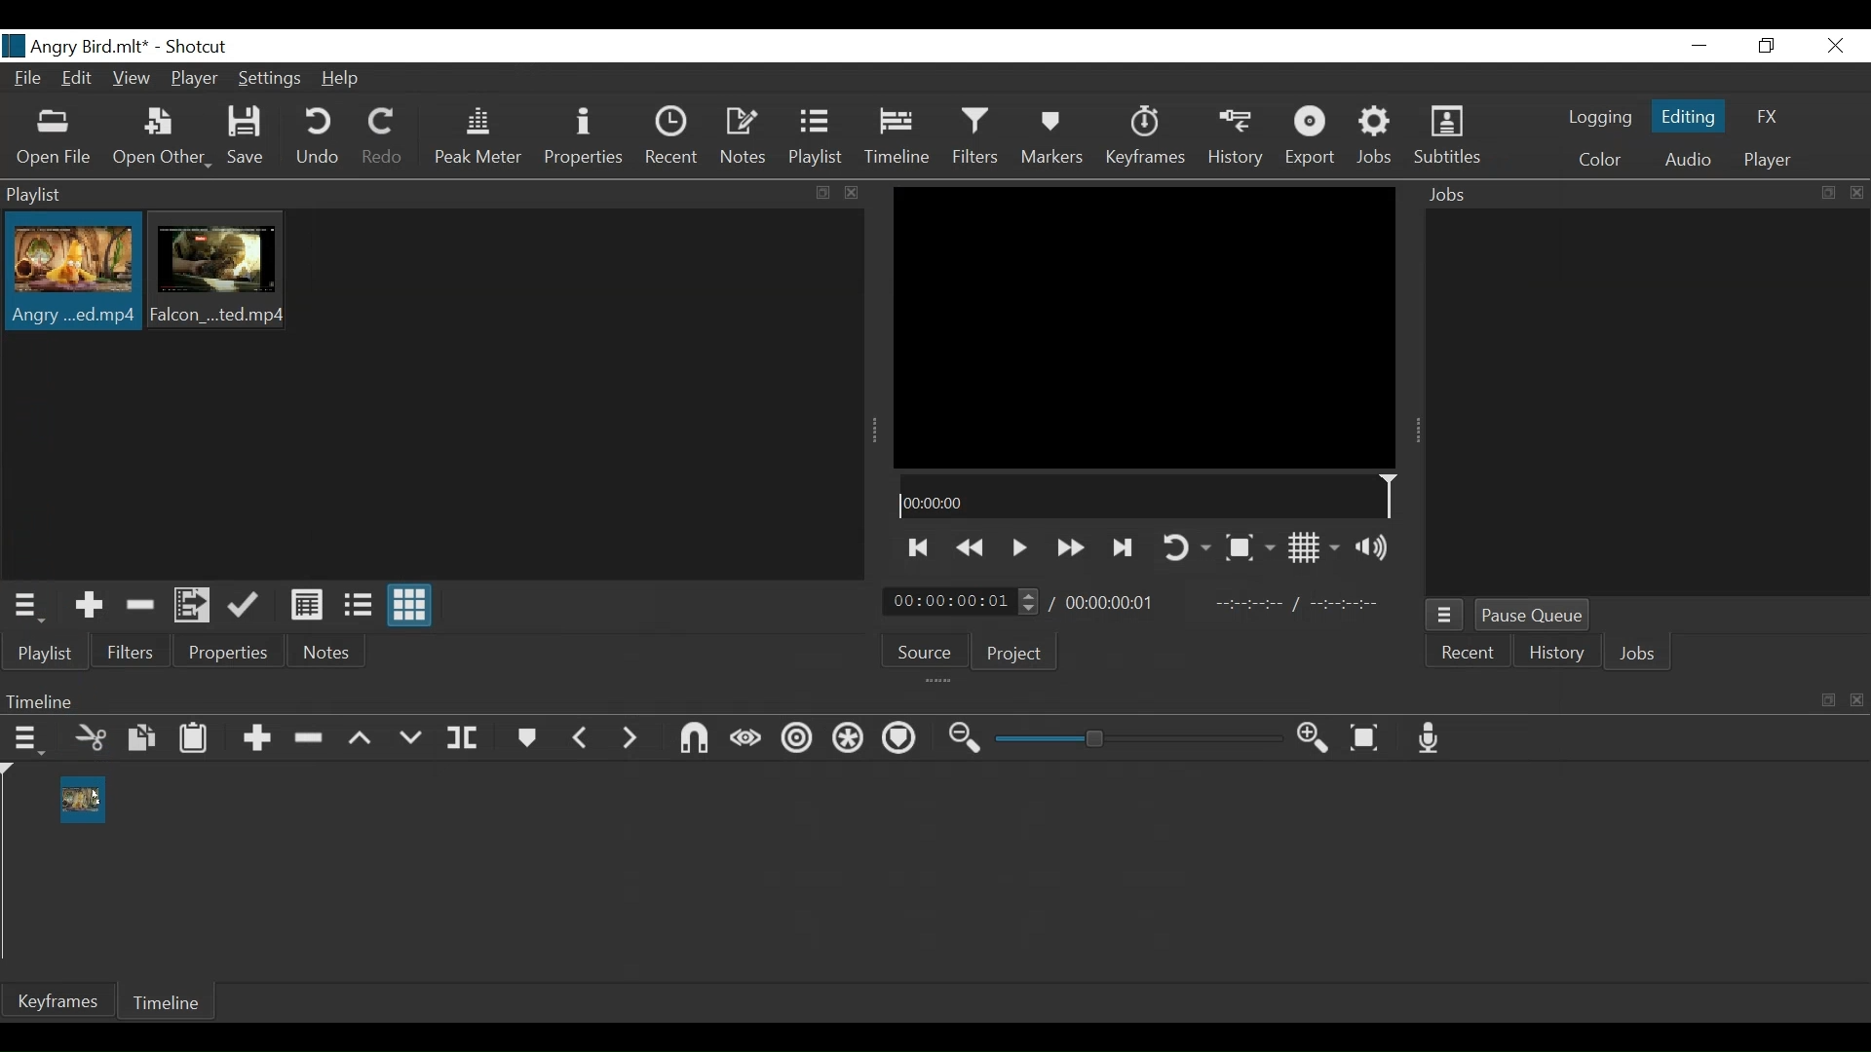  I want to click on View as files, so click(360, 603).